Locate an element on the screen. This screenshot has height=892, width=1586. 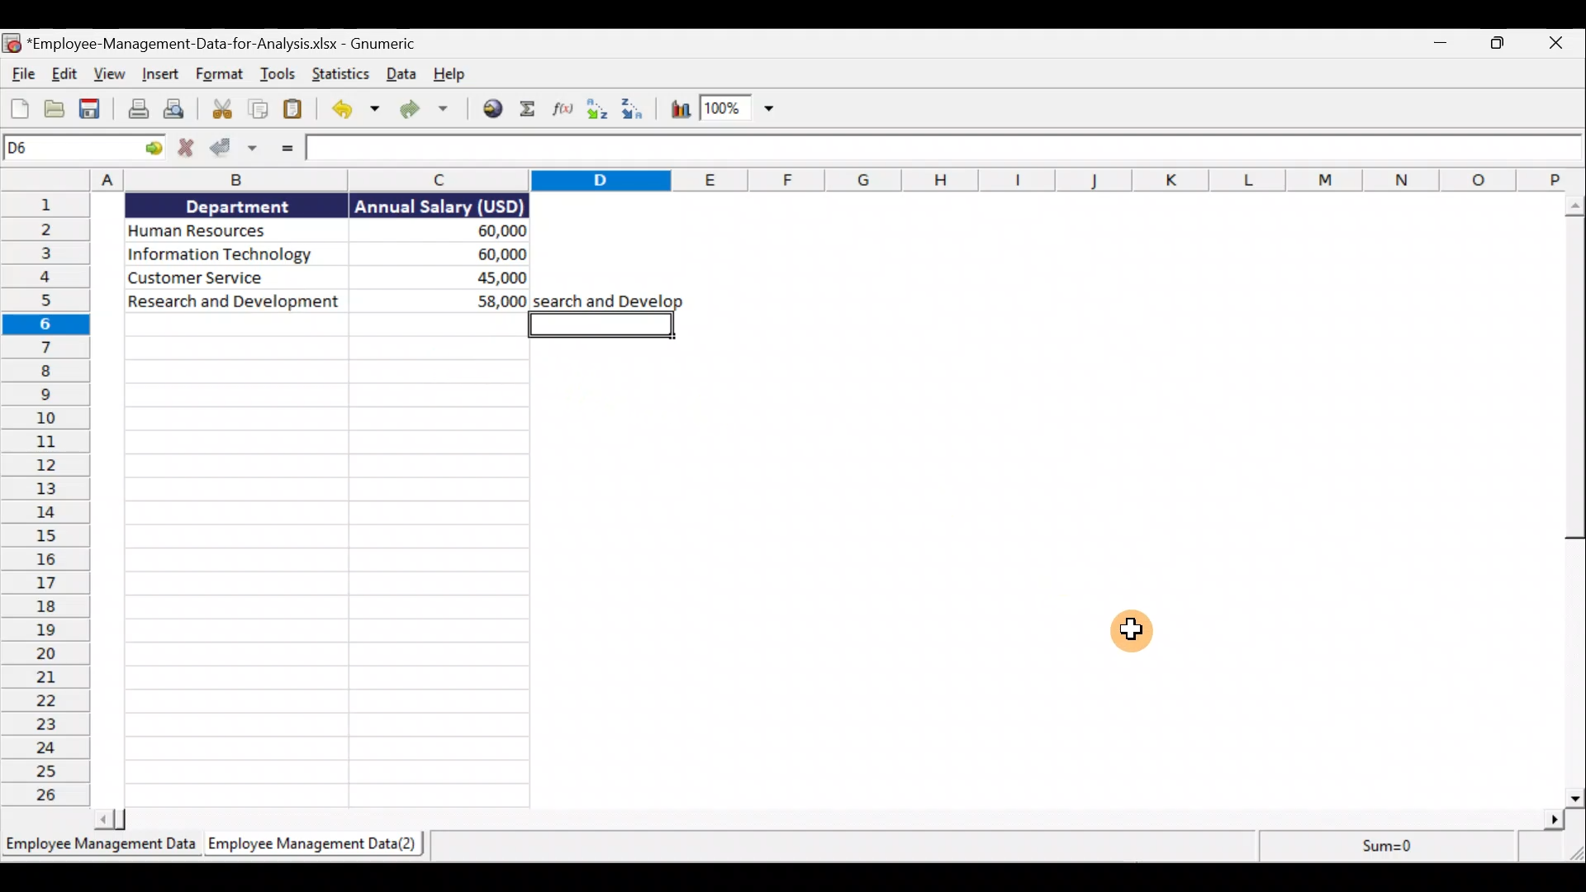
Sort descending is located at coordinates (640, 112).